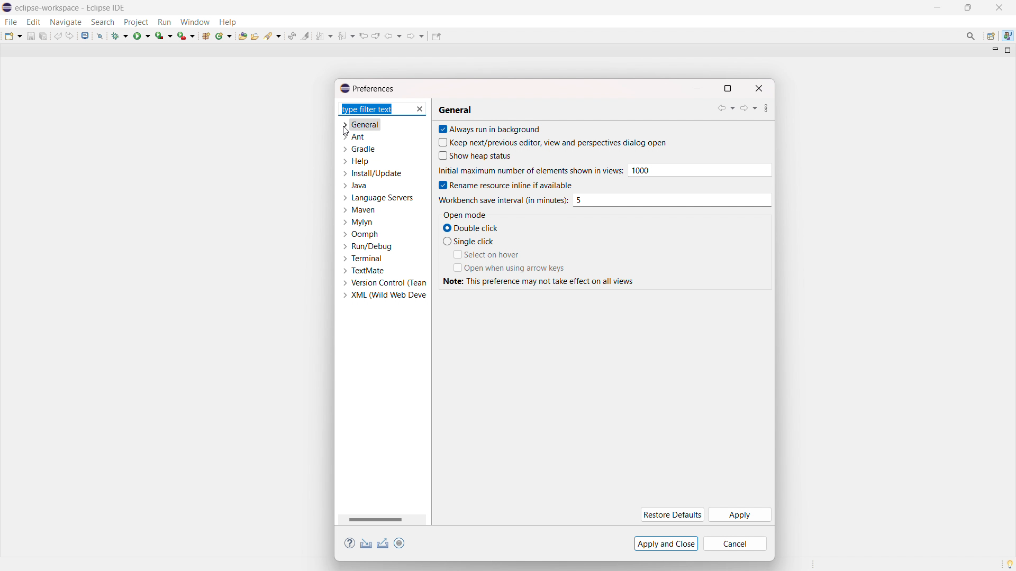  Describe the element at coordinates (990, 36) in the screenshot. I see `open perspective` at that location.